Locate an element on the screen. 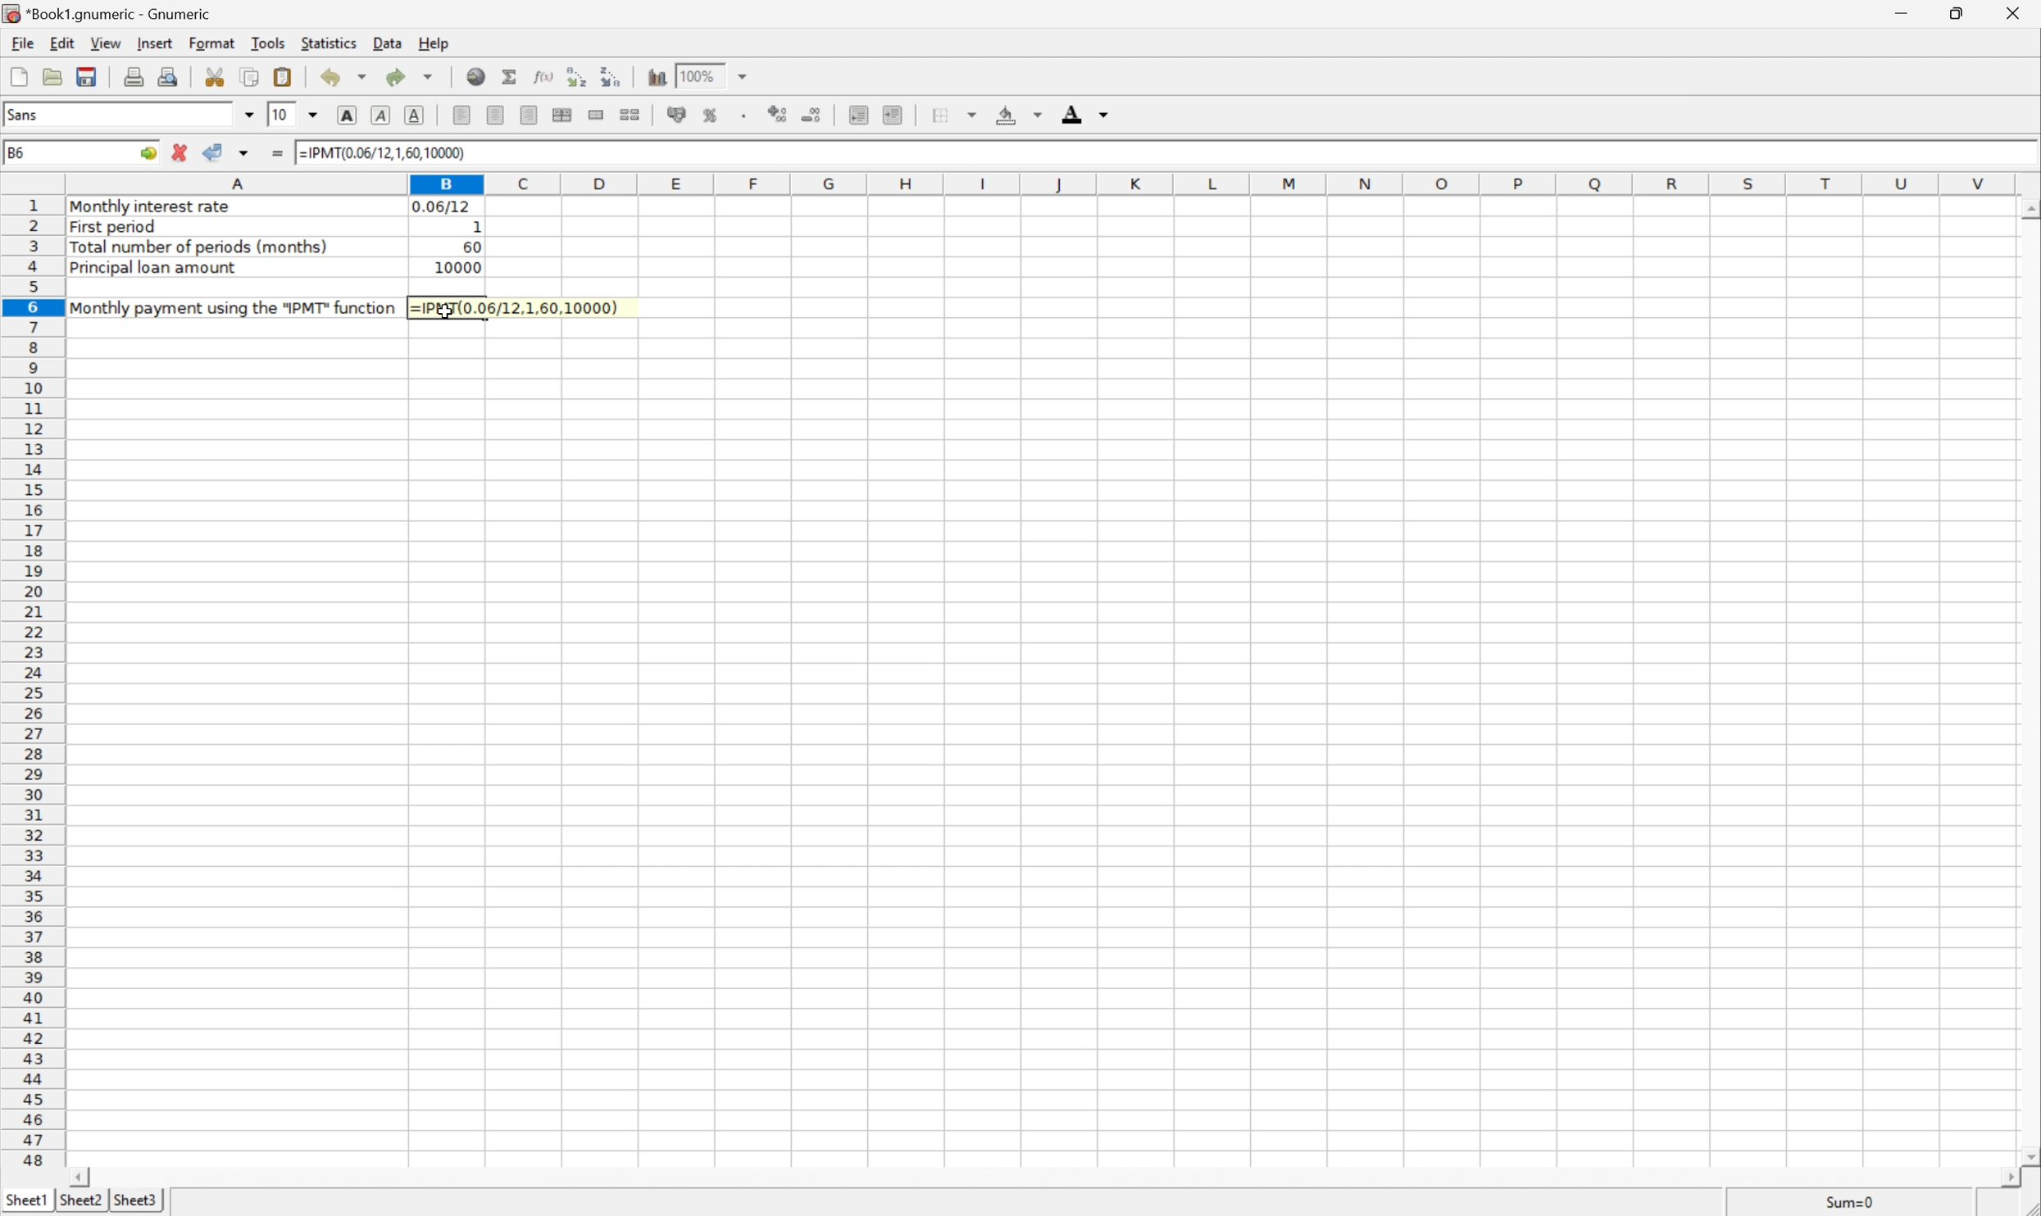  Sum=0 is located at coordinates (1842, 1203).